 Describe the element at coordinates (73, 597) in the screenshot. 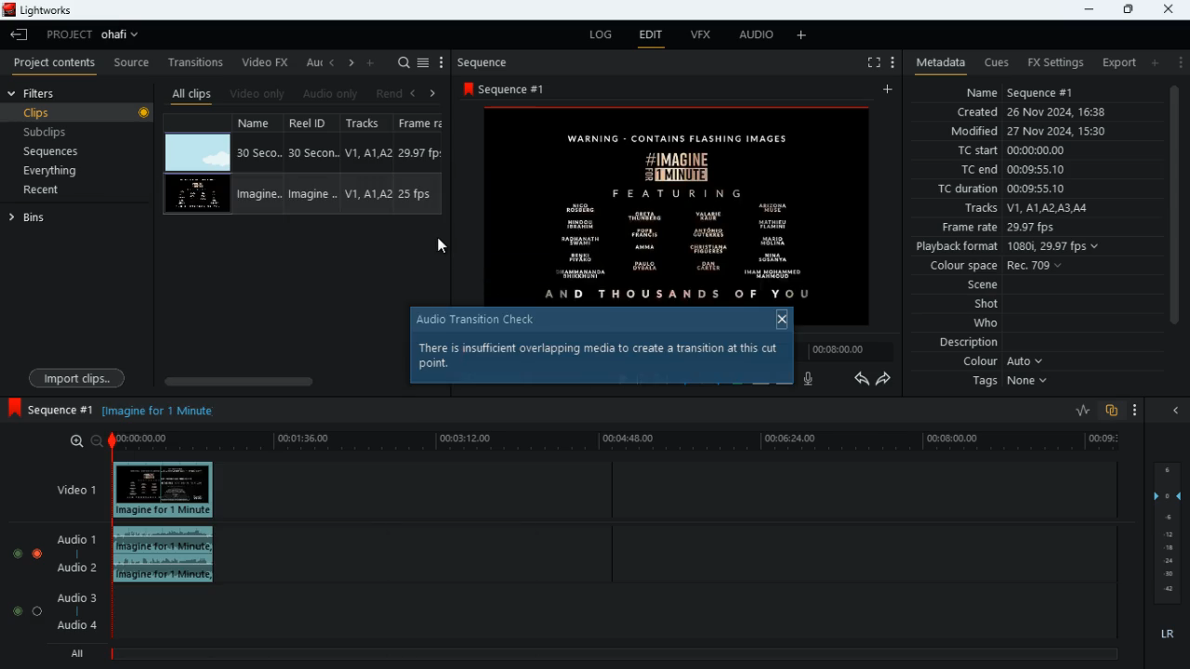

I see `audio 3` at that location.